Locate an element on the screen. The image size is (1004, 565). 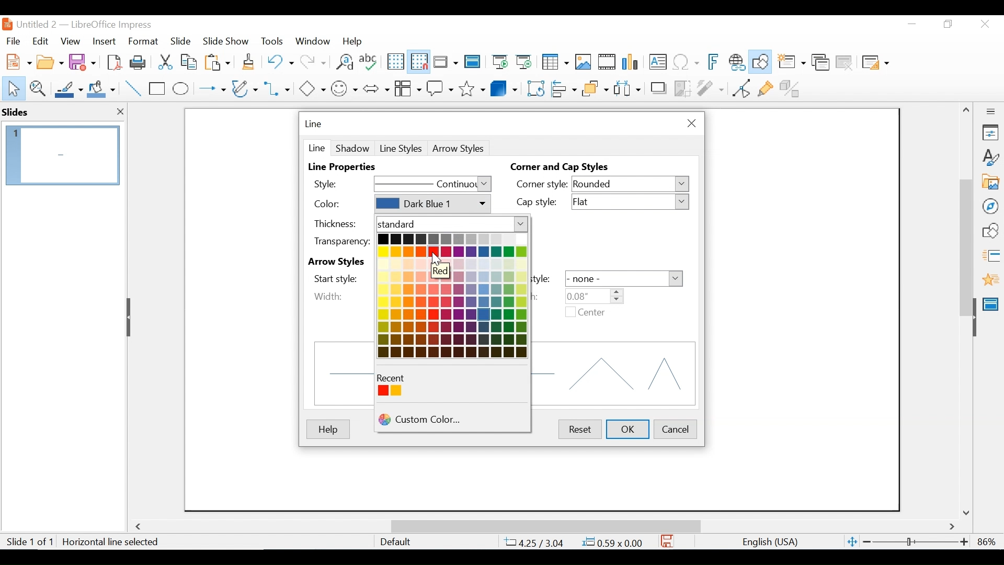
Vertical Scrollbar is located at coordinates (965, 235).